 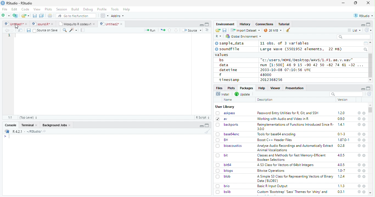 What do you see at coordinates (365, 177) in the screenshot?
I see `close` at bounding box center [365, 177].